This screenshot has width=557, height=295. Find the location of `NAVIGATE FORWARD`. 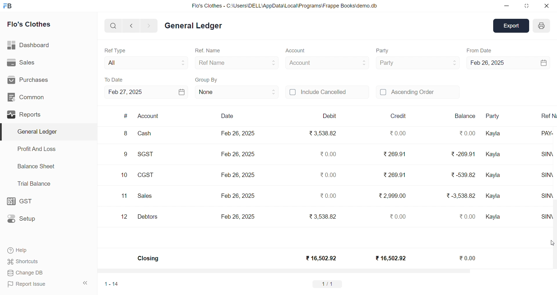

NAVIGATE FORWARD is located at coordinates (151, 25).